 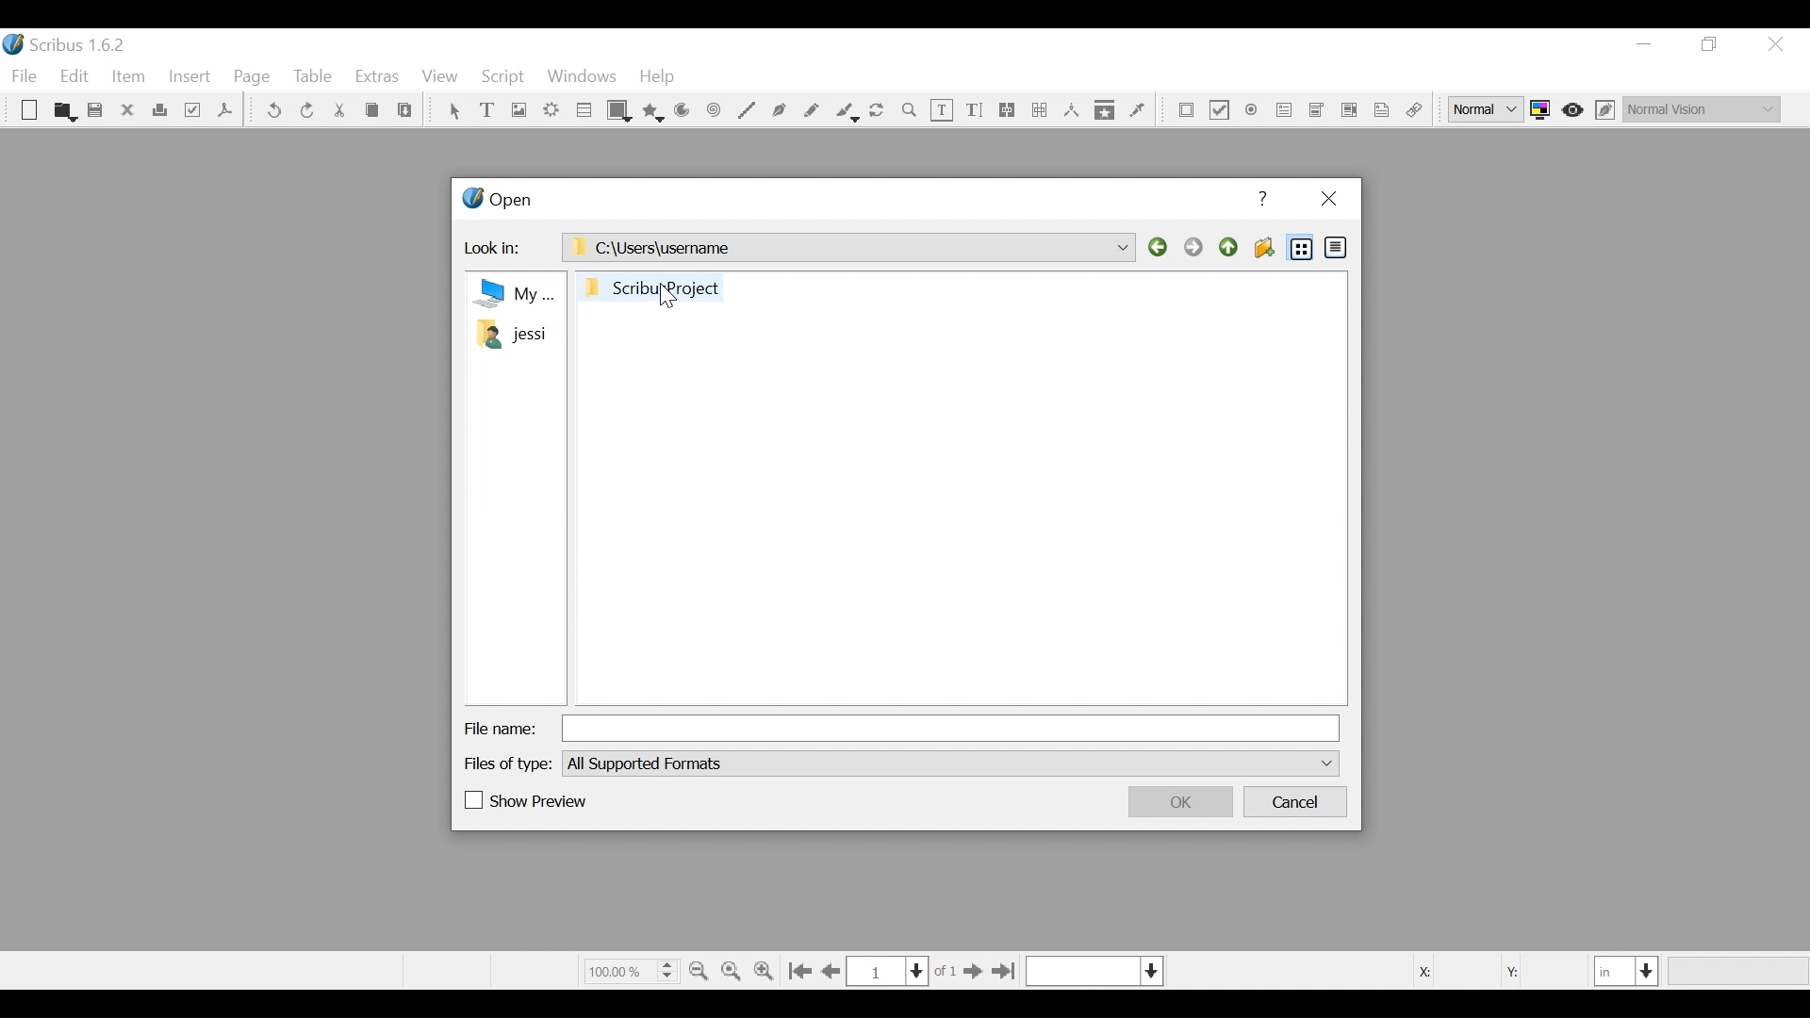 I want to click on Edit, so click(x=76, y=77).